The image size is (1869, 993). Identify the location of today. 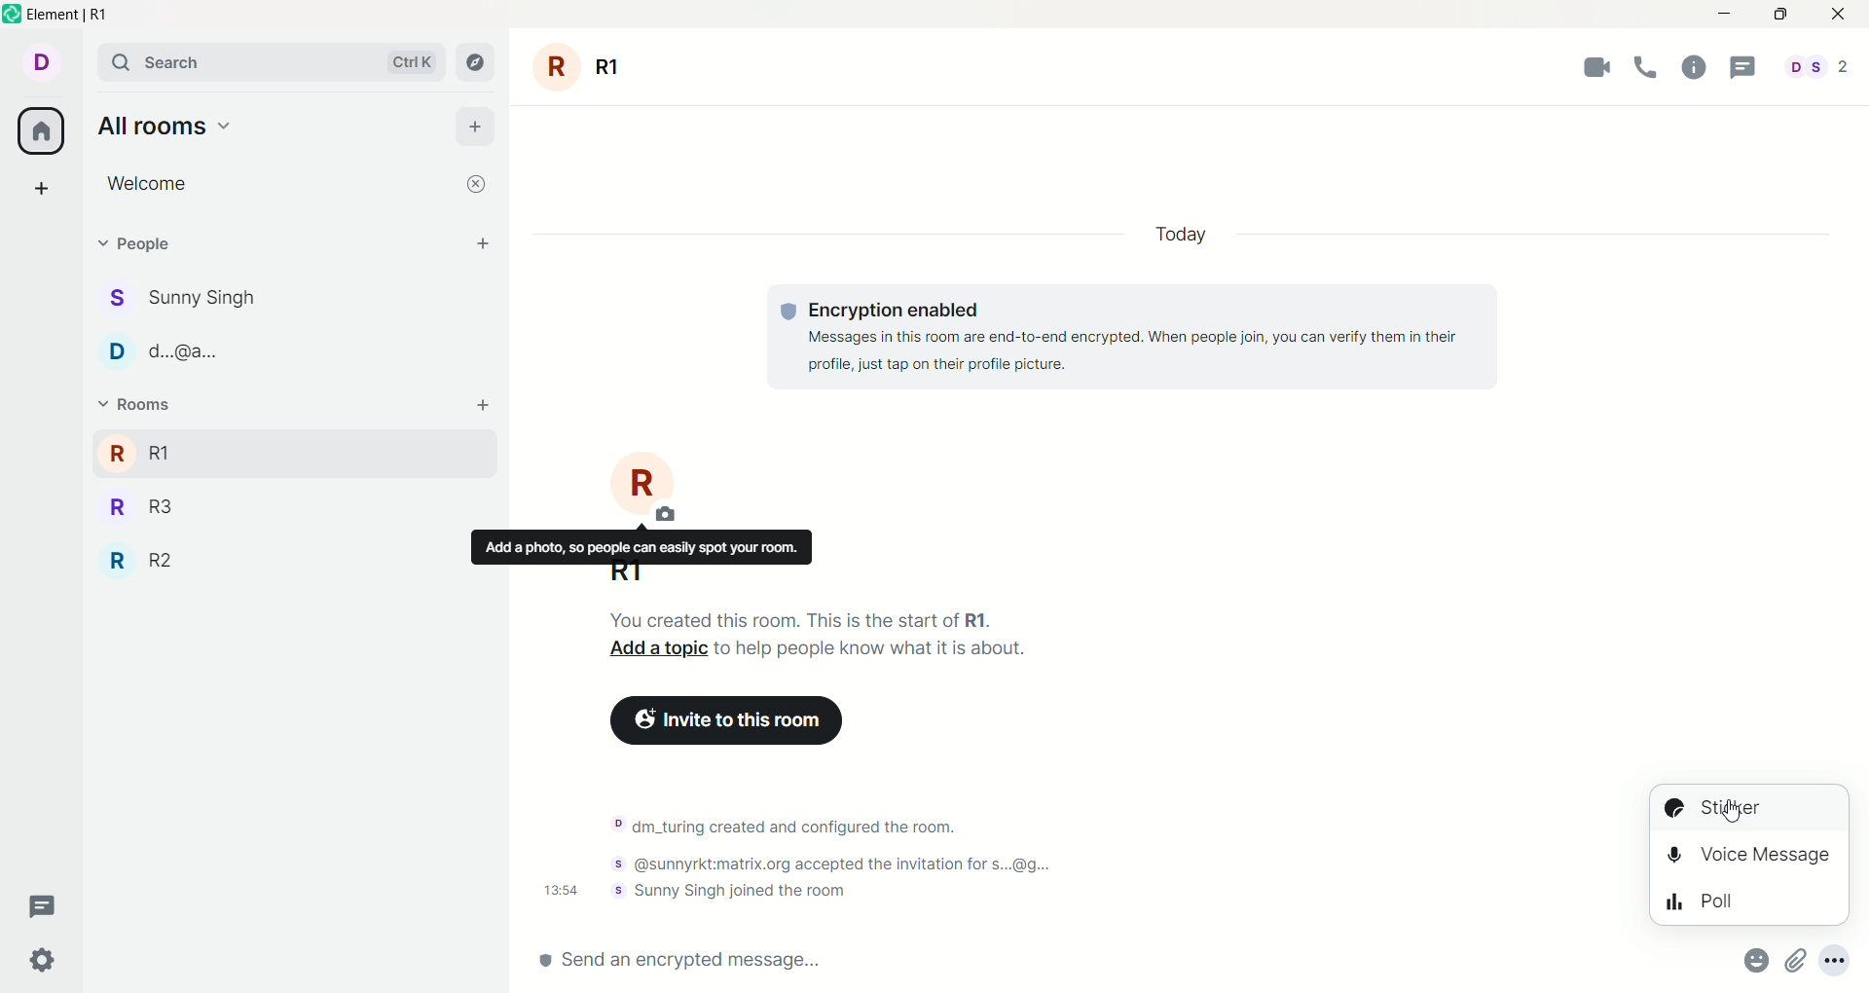
(1181, 234).